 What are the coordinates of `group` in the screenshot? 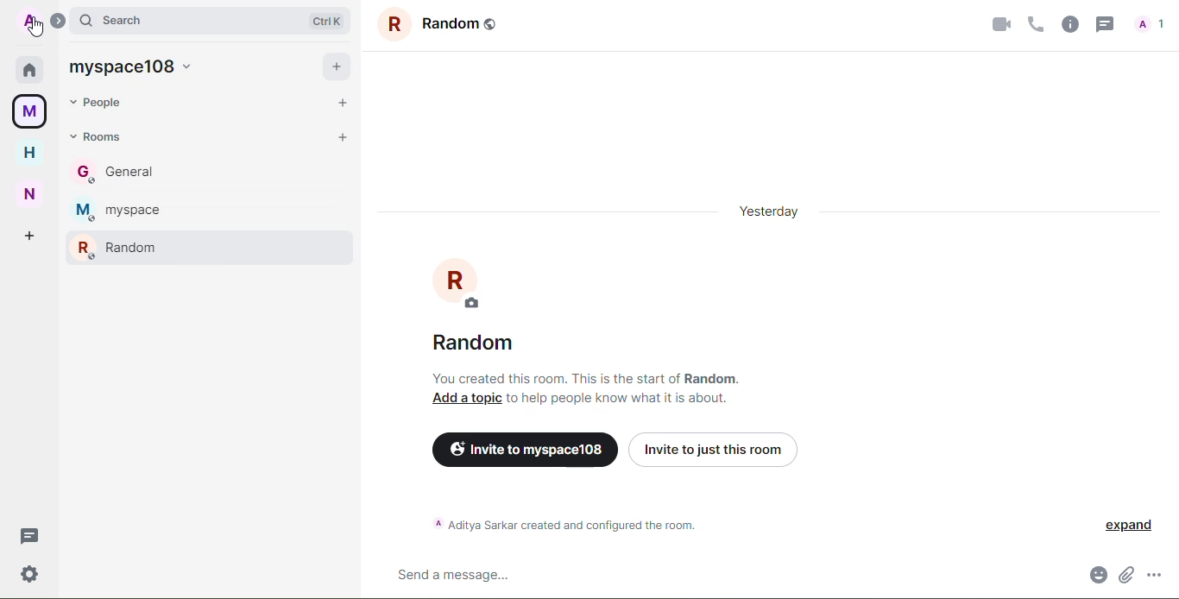 It's located at (433, 24).